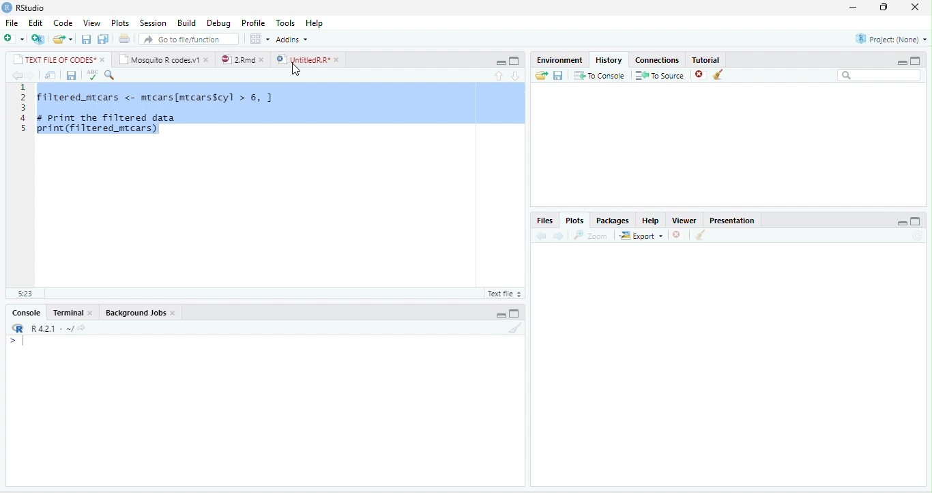 The width and height of the screenshot is (932, 493). Describe the element at coordinates (186, 23) in the screenshot. I see `Build` at that location.